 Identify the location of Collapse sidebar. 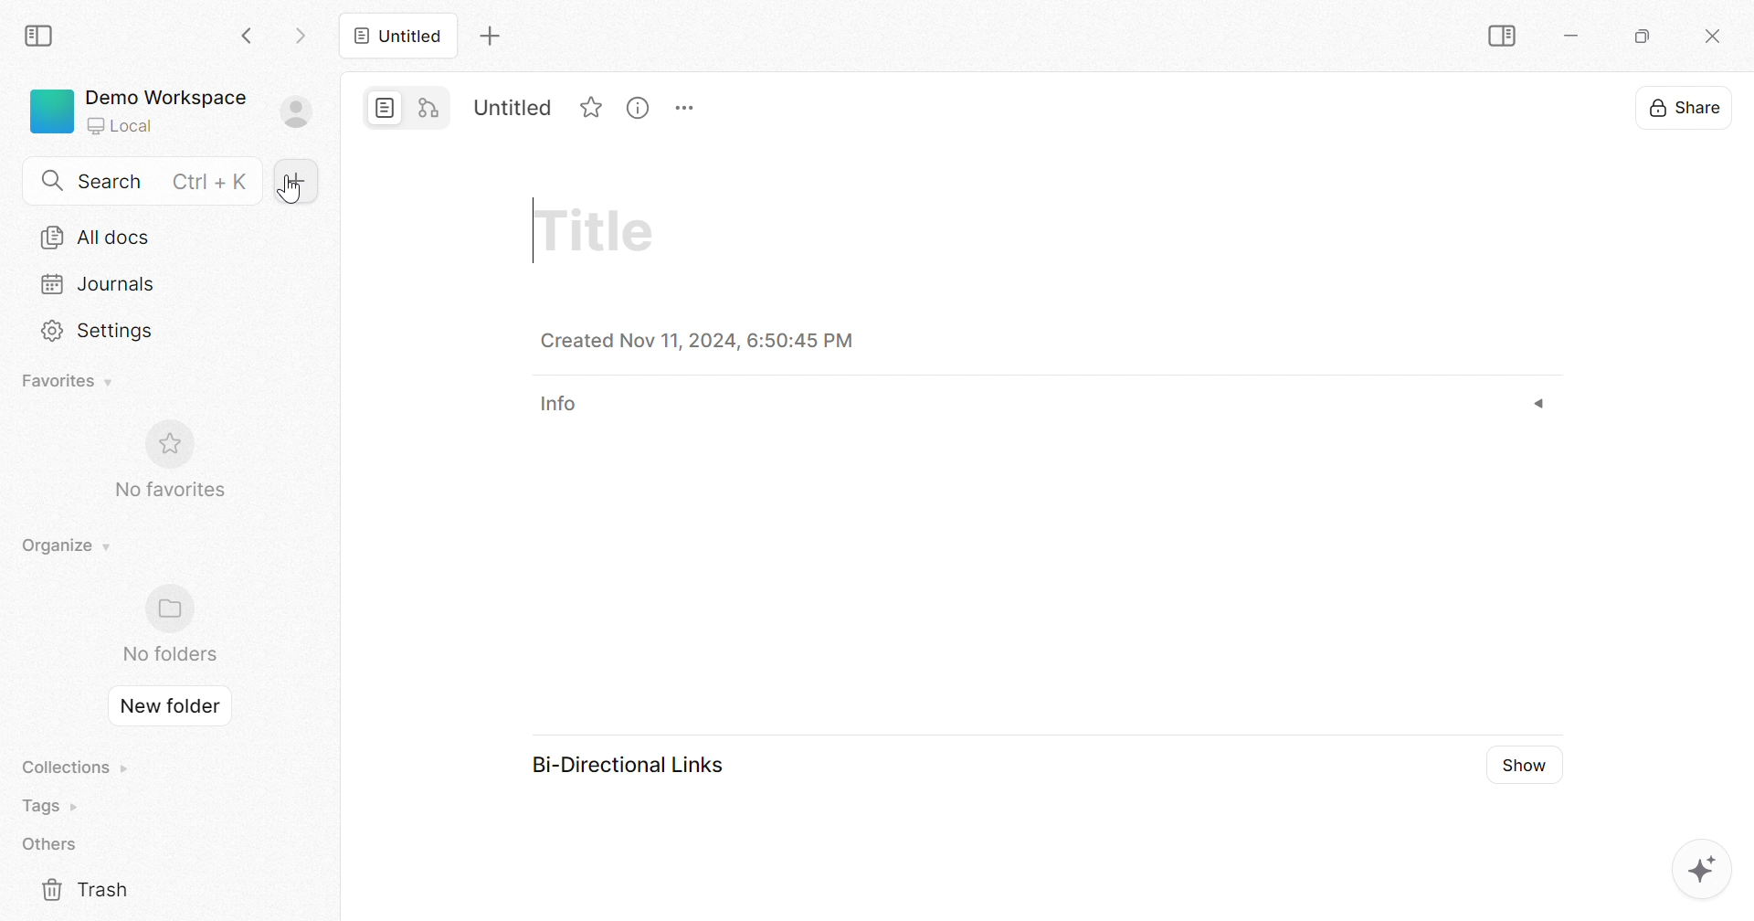
(39, 37).